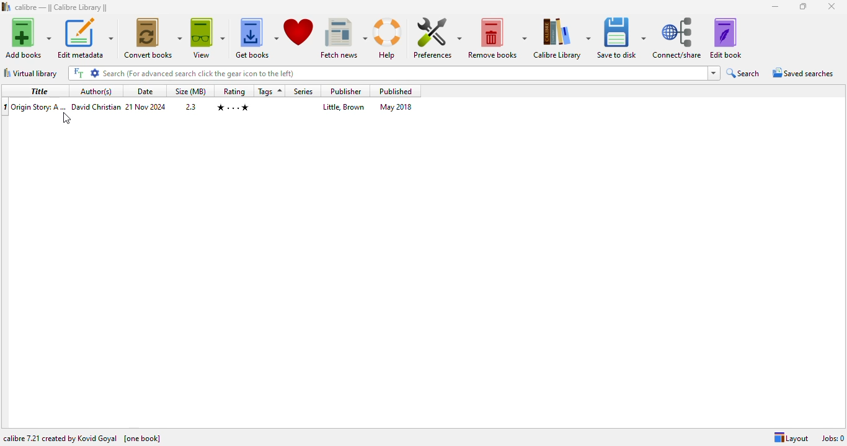  I want to click on help, so click(388, 38).